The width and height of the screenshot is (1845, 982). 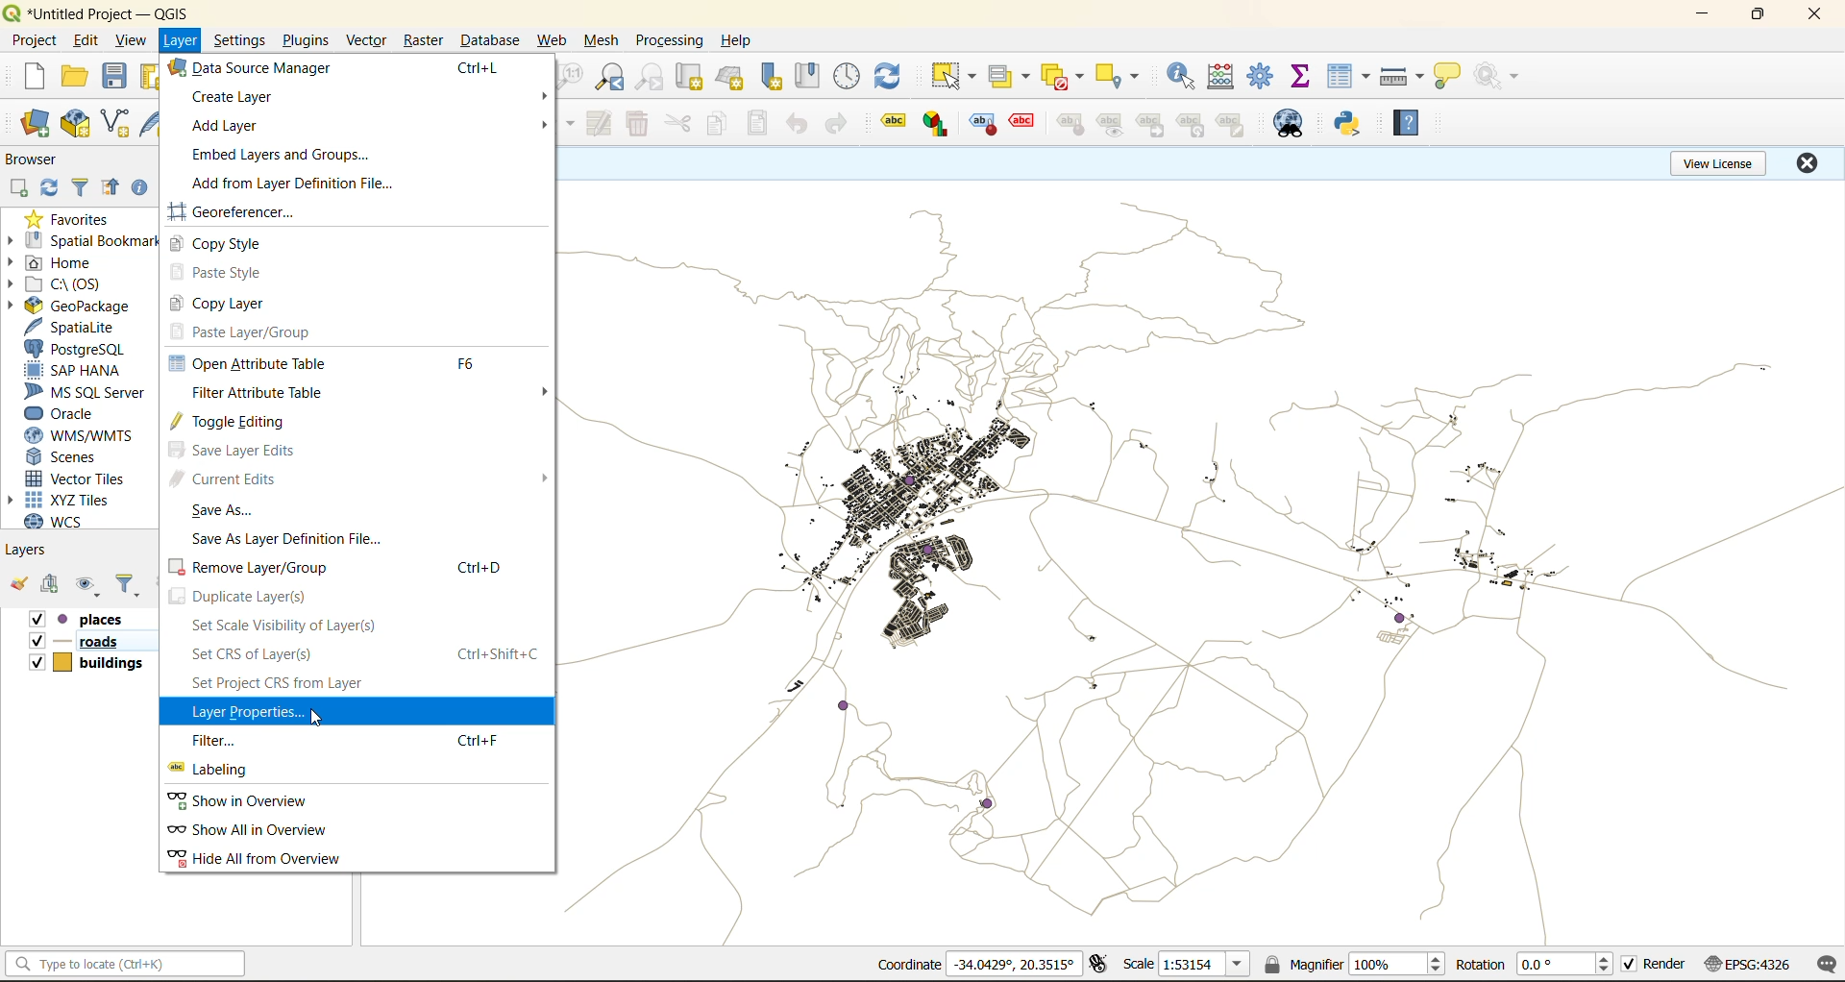 What do you see at coordinates (103, 12) in the screenshot?
I see `file name and app name` at bounding box center [103, 12].